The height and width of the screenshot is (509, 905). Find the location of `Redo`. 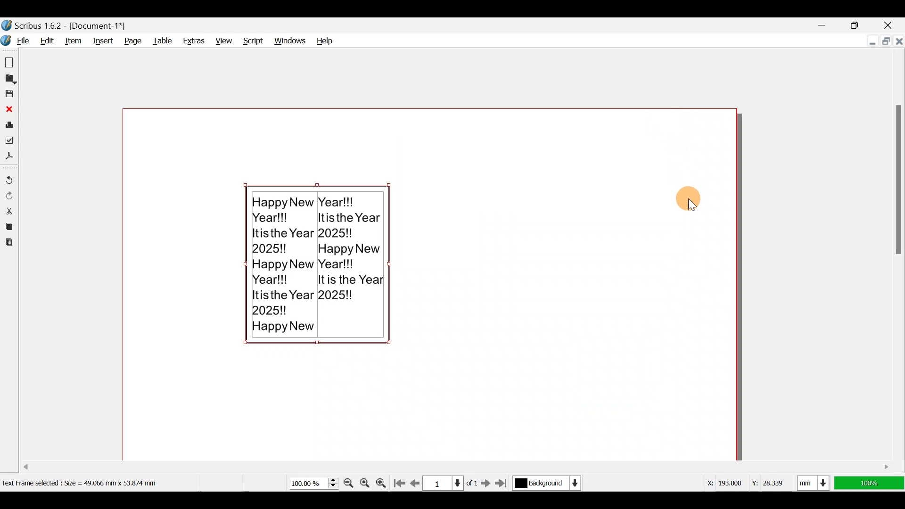

Redo is located at coordinates (9, 195).